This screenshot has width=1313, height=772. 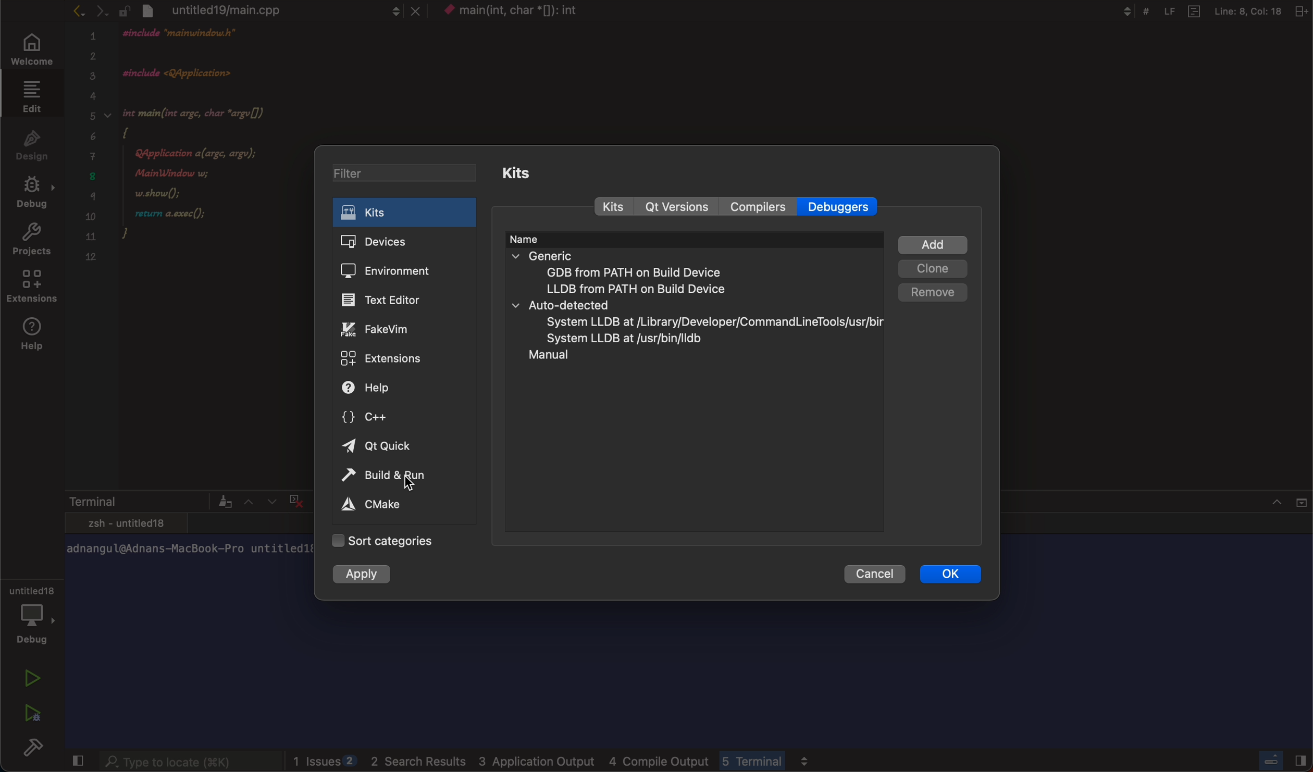 What do you see at coordinates (30, 237) in the screenshot?
I see `projects` at bounding box center [30, 237].